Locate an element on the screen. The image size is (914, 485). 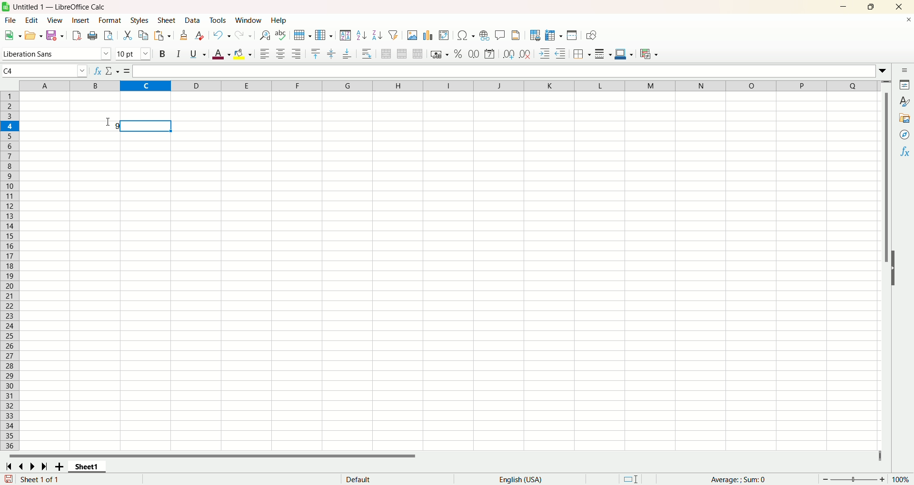
icon is located at coordinates (8, 8).